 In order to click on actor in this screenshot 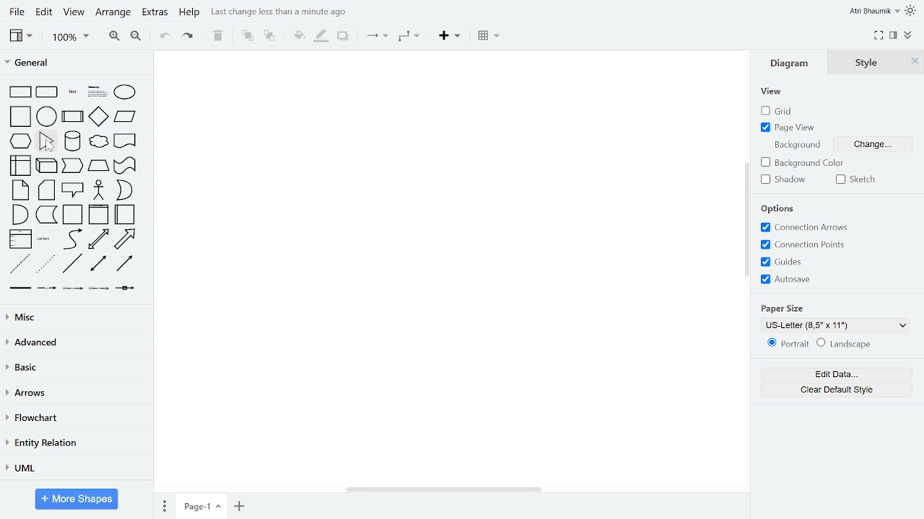, I will do `click(99, 190)`.